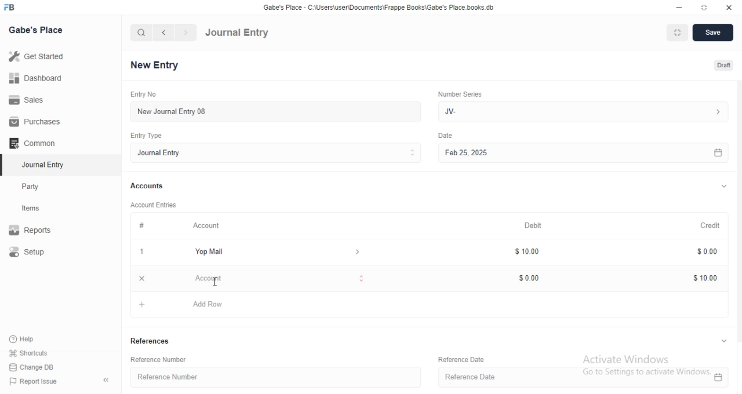 This screenshot has height=394, width=742. What do you see at coordinates (5, 166) in the screenshot?
I see `selected` at bounding box center [5, 166].